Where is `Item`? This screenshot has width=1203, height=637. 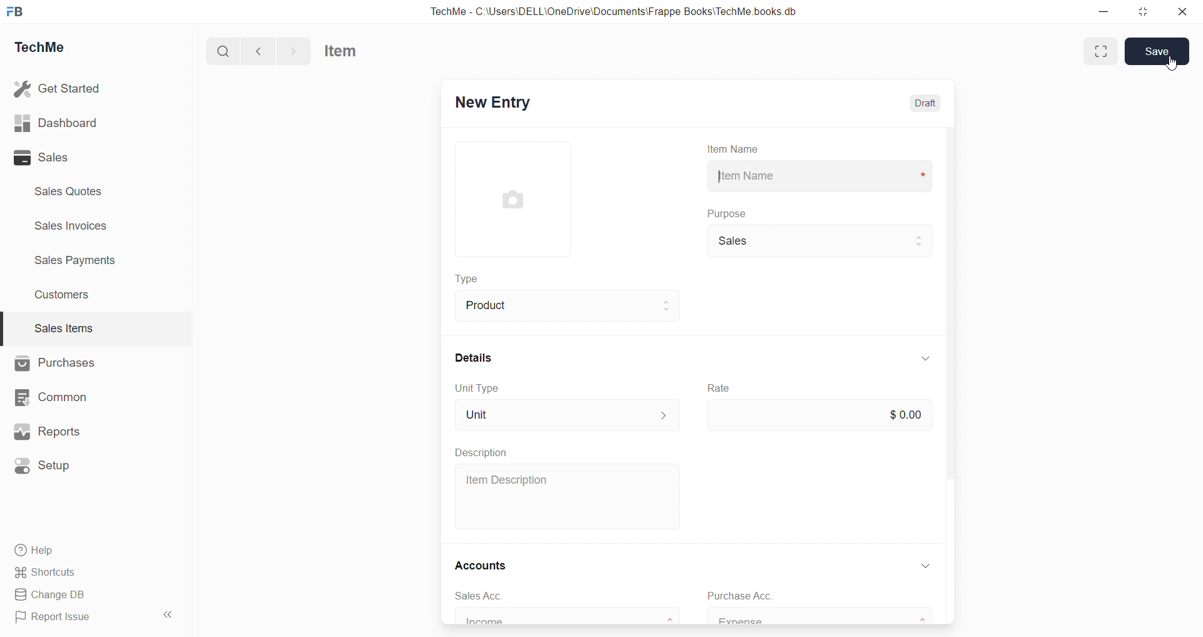 Item is located at coordinates (341, 51).